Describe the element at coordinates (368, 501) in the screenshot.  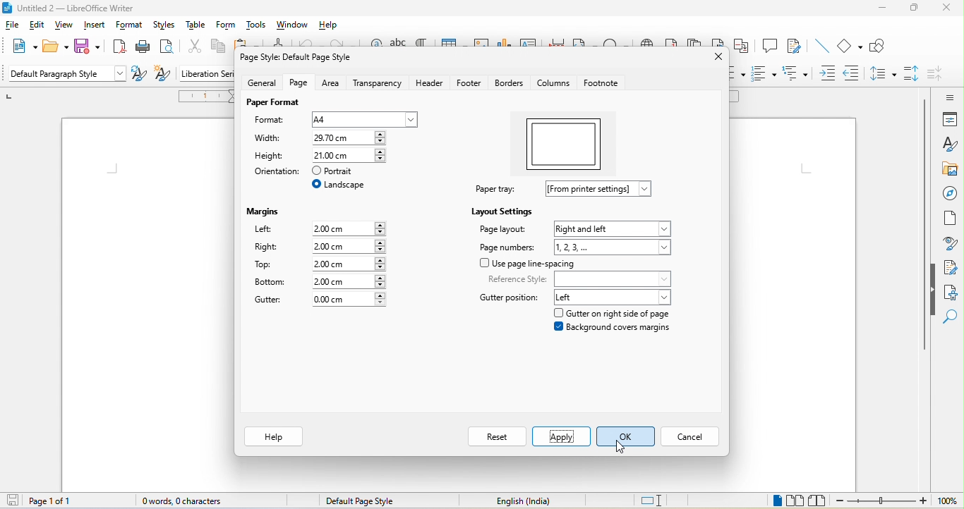
I see `default page style` at that location.